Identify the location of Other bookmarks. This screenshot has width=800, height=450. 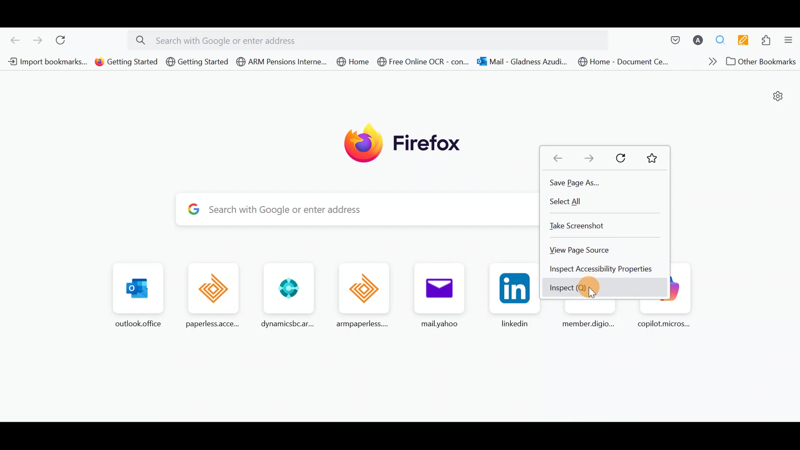
(760, 61).